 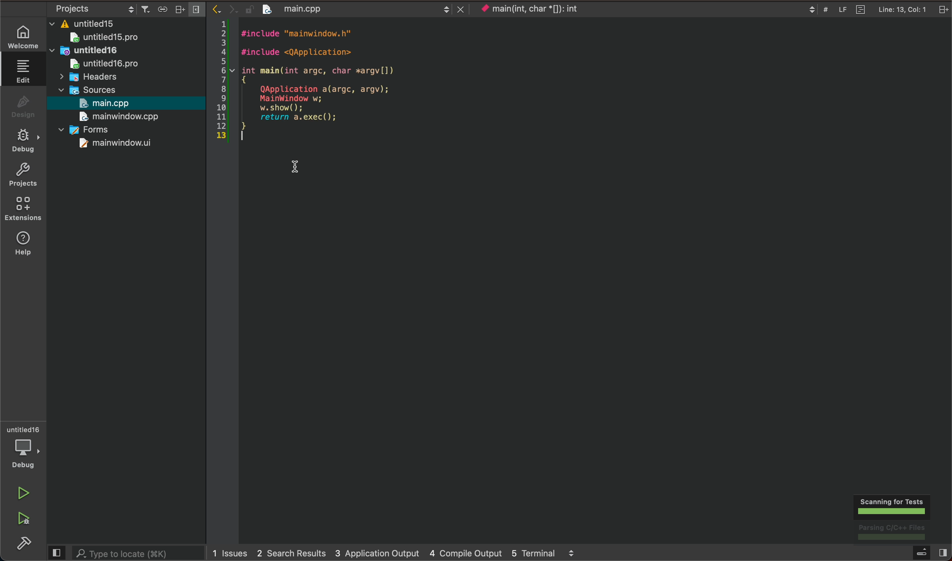 What do you see at coordinates (337, 9) in the screenshot?
I see `file name` at bounding box center [337, 9].